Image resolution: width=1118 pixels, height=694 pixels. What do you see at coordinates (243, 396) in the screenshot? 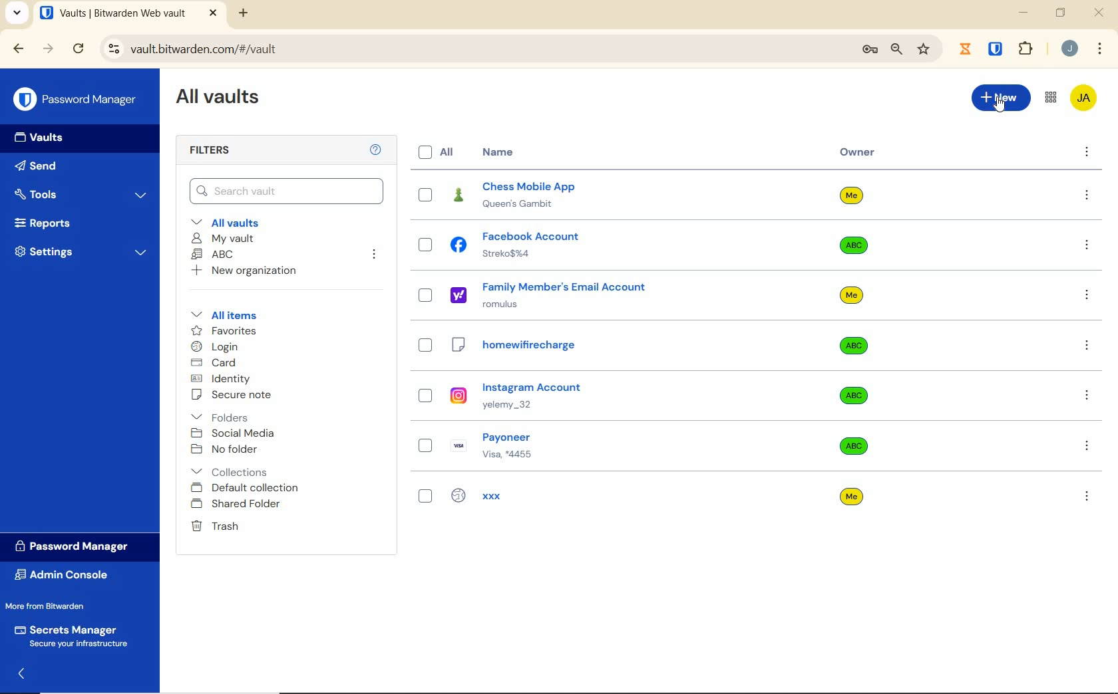
I see `secure note` at bounding box center [243, 396].